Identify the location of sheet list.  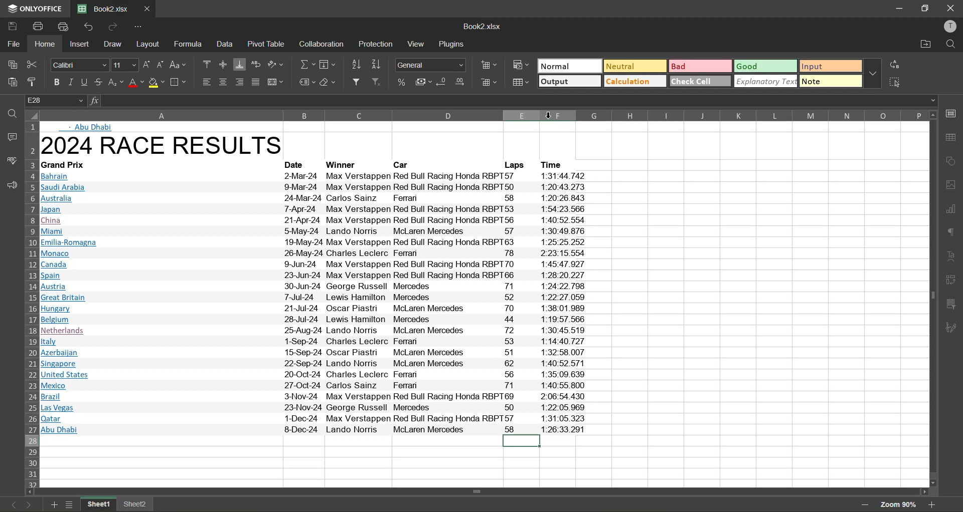
(70, 504).